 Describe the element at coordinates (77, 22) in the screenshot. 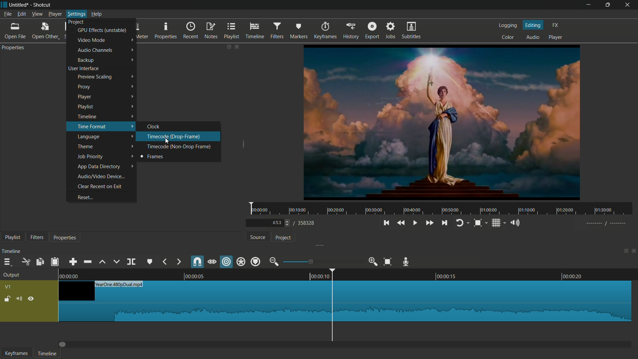

I see `project` at that location.